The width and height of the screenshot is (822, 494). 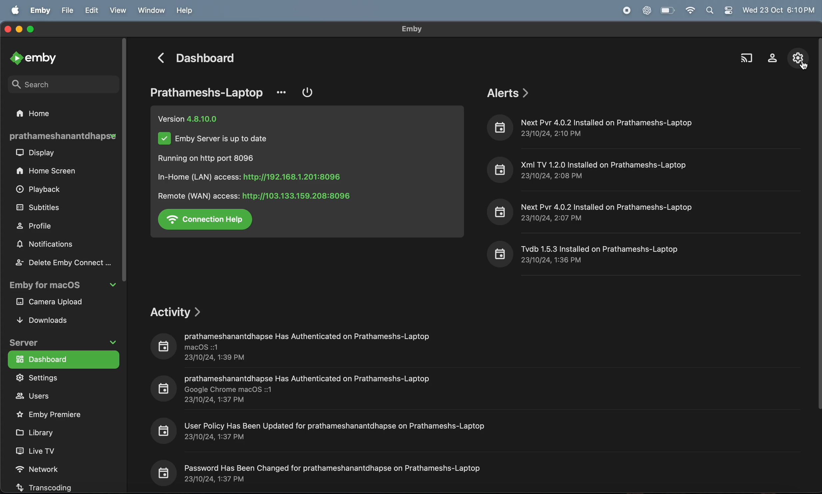 What do you see at coordinates (7, 28) in the screenshot?
I see `closing window` at bounding box center [7, 28].